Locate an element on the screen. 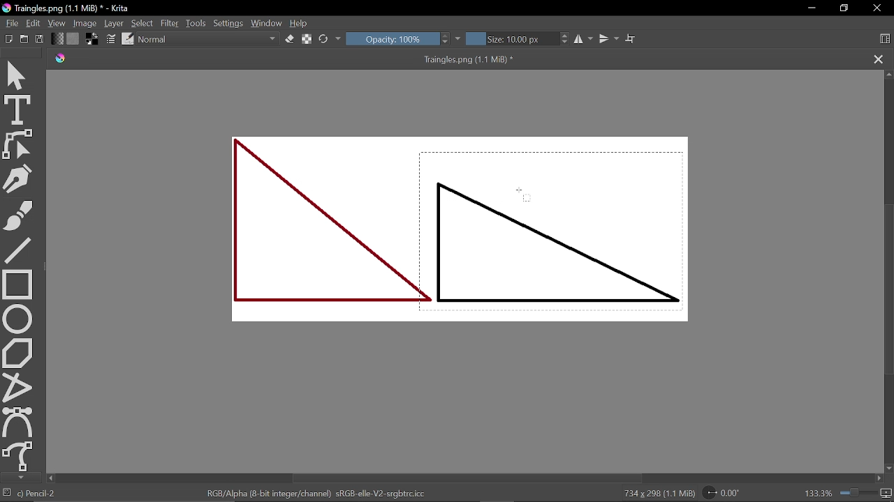  View is located at coordinates (57, 23).